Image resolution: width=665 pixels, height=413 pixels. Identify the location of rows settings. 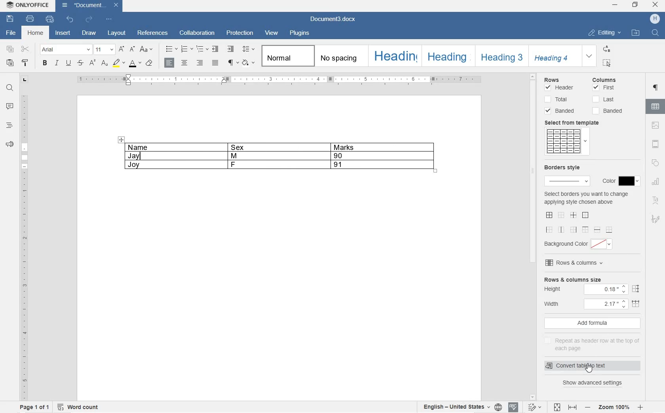
(562, 78).